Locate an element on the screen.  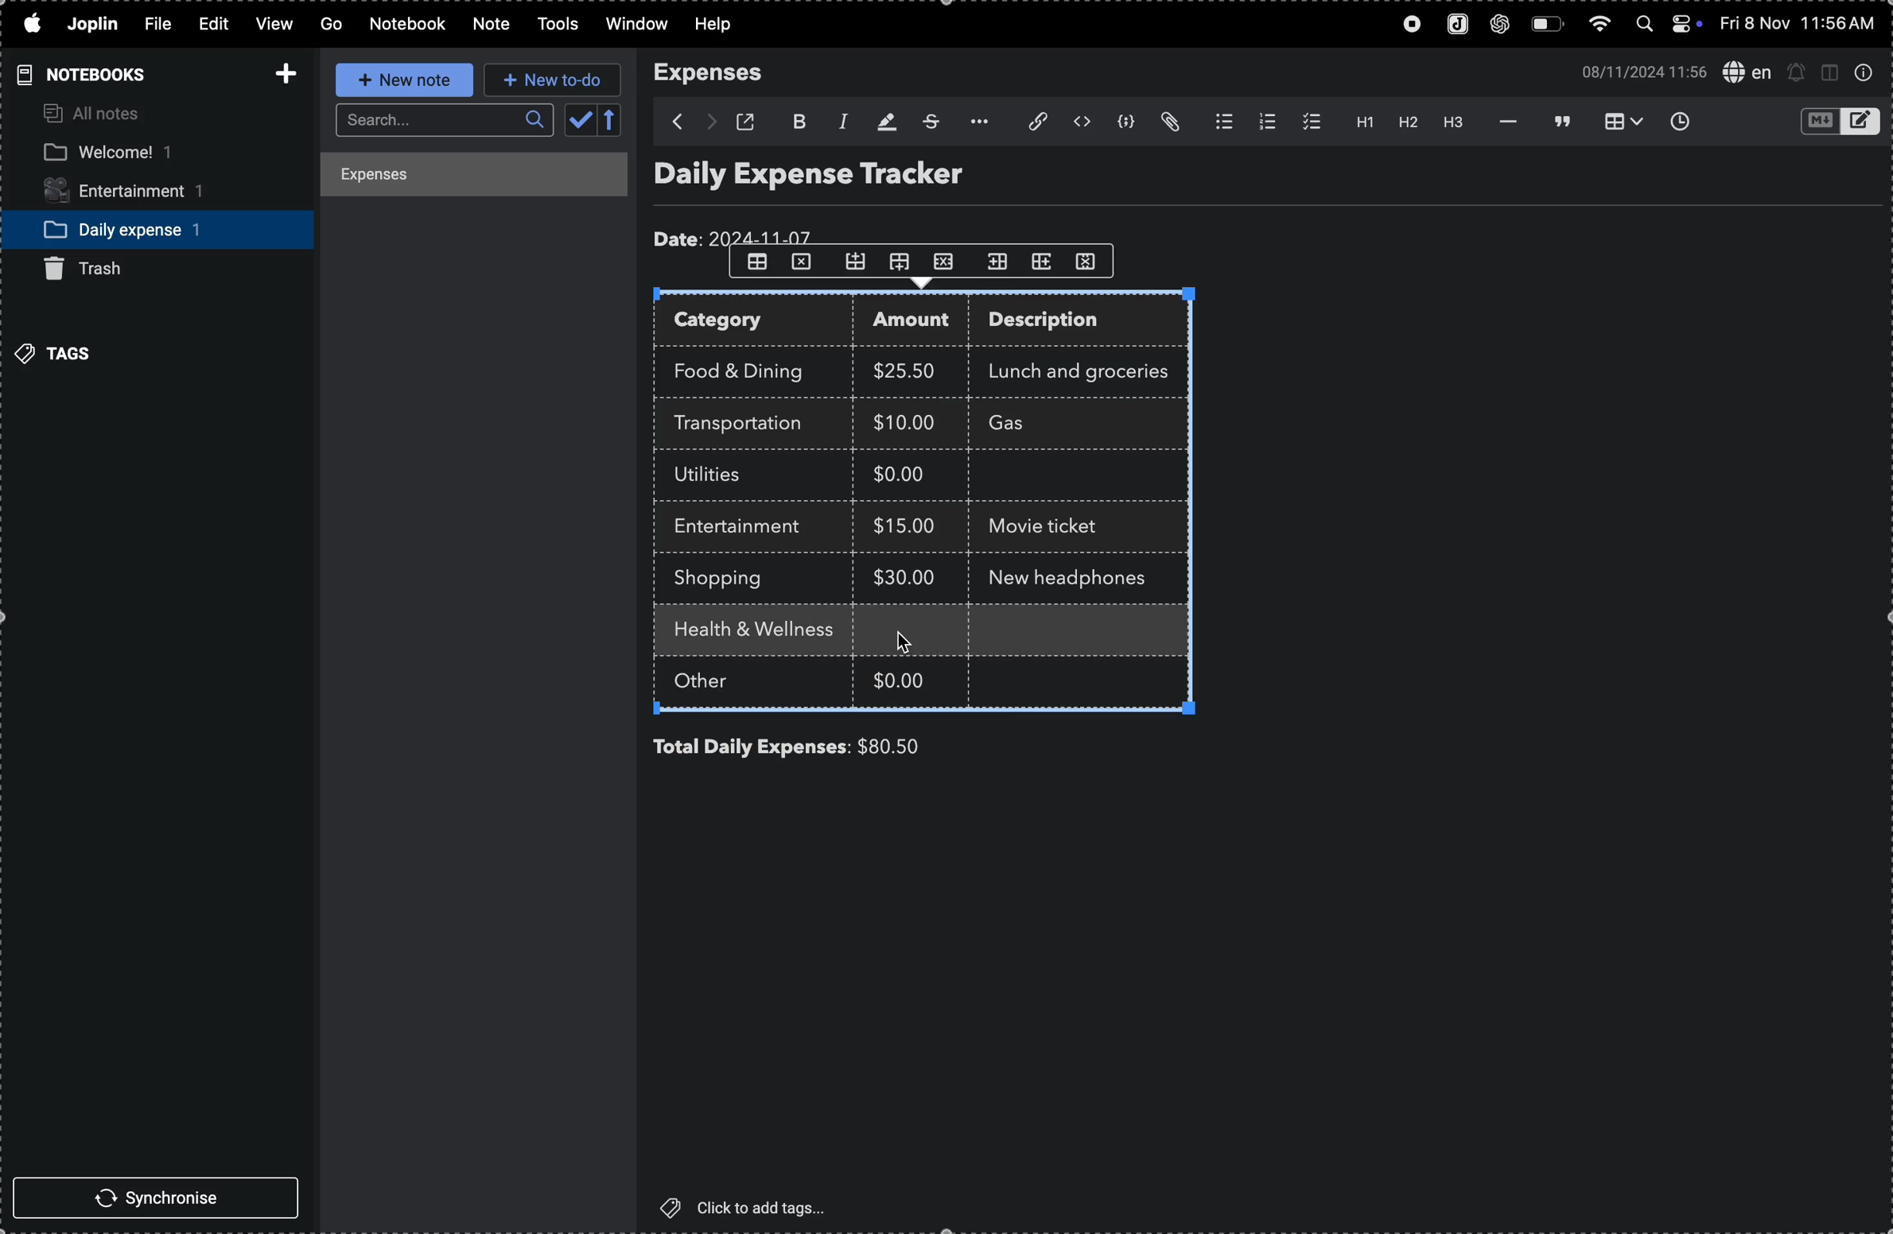
inline code is located at coordinates (1081, 122).